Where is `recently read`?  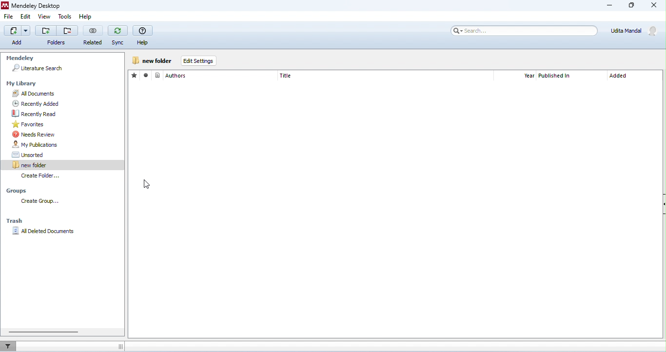
recently read is located at coordinates (67, 114).